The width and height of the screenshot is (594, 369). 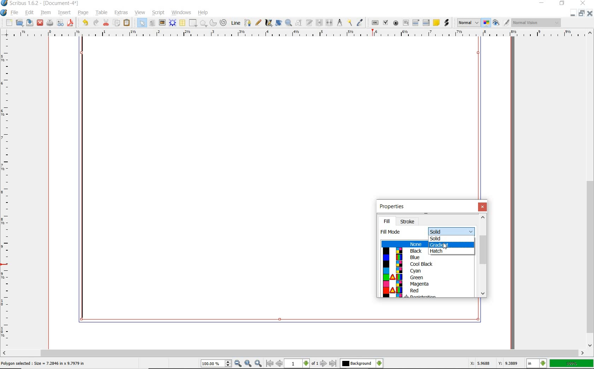 What do you see at coordinates (425, 271) in the screenshot?
I see `Cyan` at bounding box center [425, 271].